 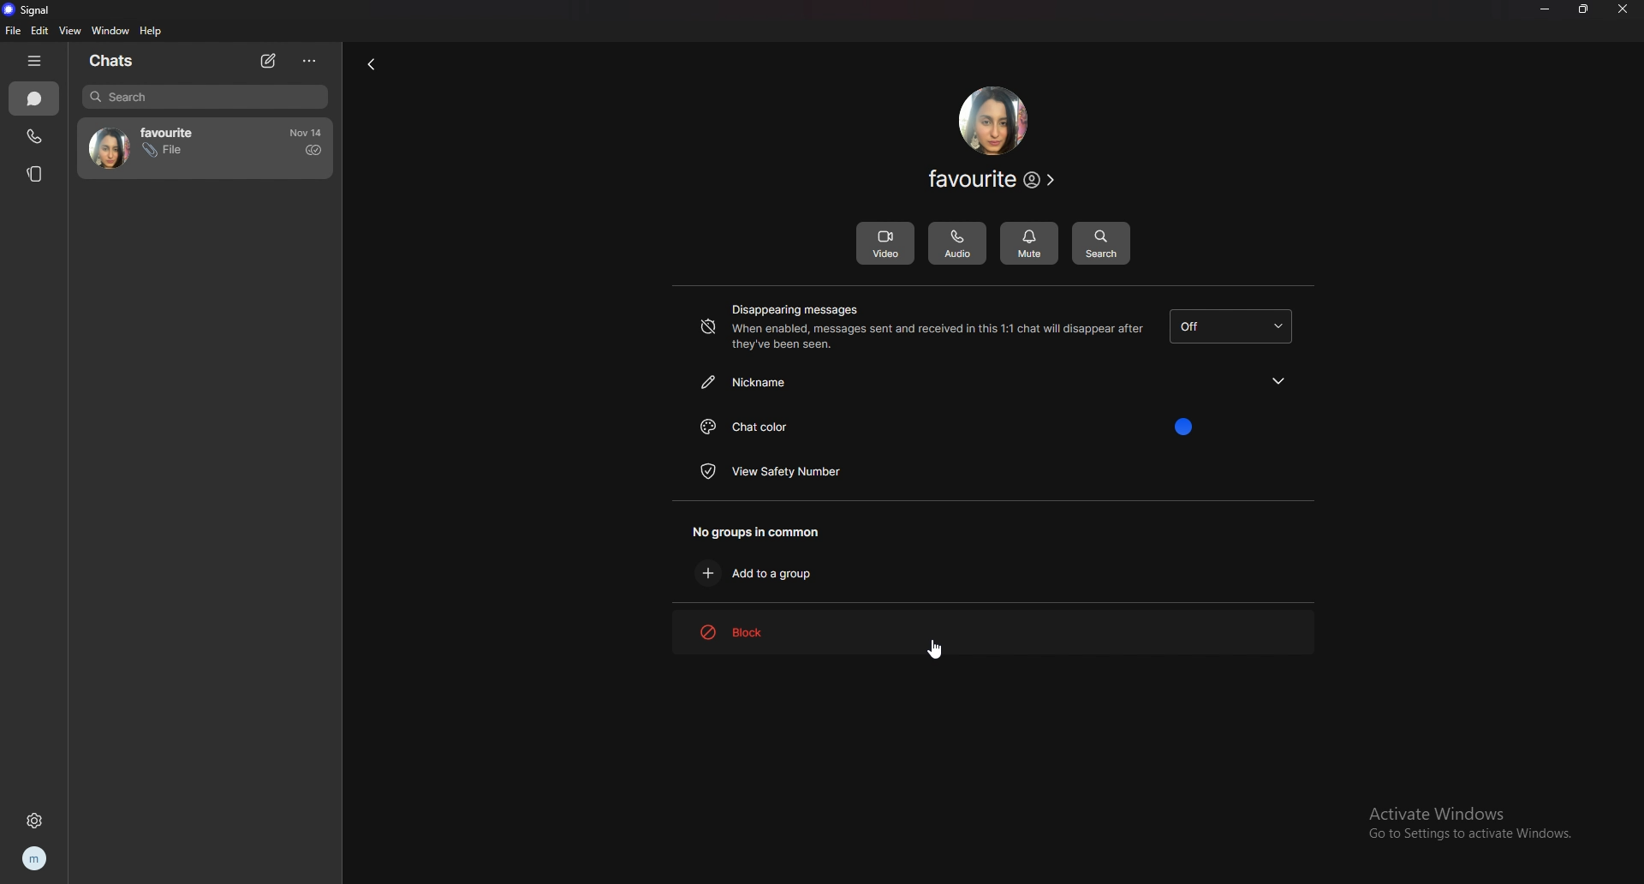 What do you see at coordinates (1101, 244) in the screenshot?
I see `search message` at bounding box center [1101, 244].